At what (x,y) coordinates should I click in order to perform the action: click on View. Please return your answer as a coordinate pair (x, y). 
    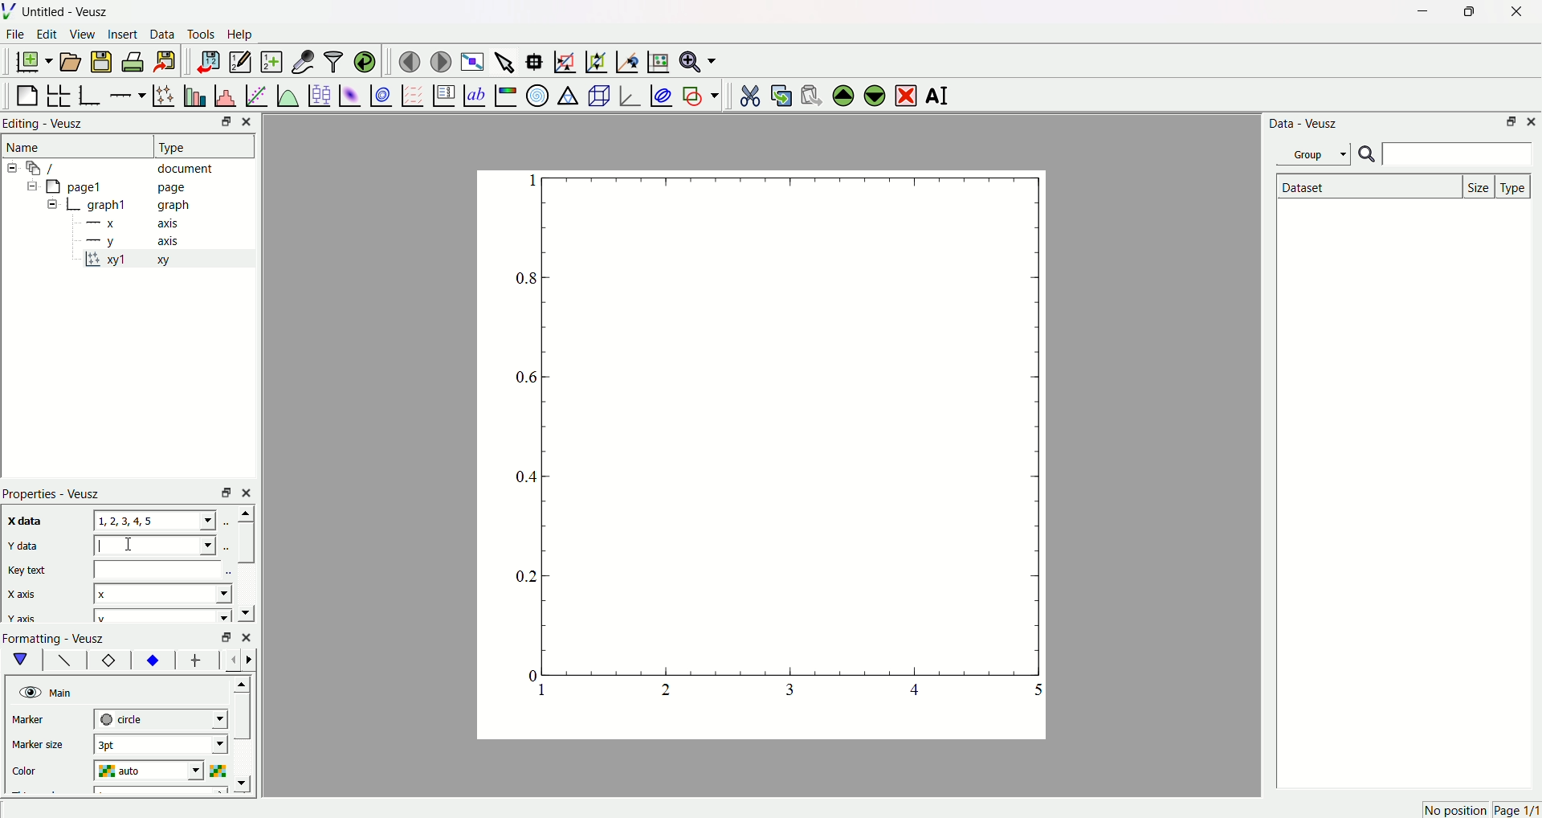
    Looking at the image, I should click on (83, 35).